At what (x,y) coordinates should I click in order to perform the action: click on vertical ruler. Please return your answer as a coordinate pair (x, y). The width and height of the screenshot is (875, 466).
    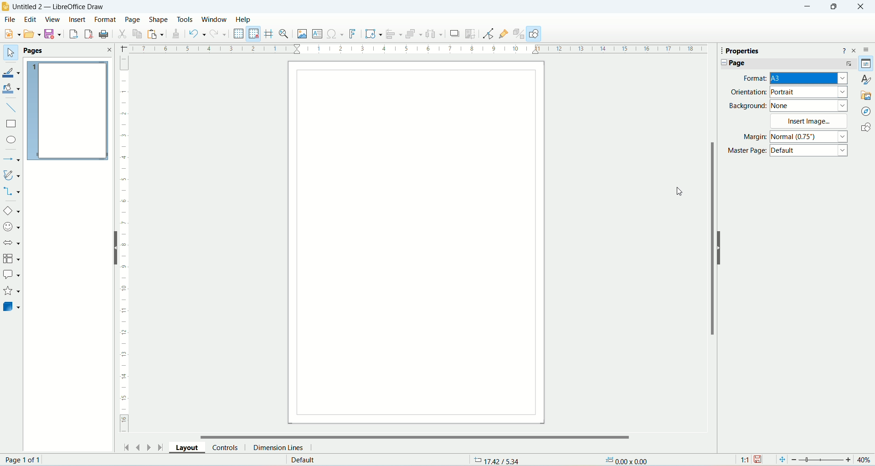
    Looking at the image, I should click on (124, 243).